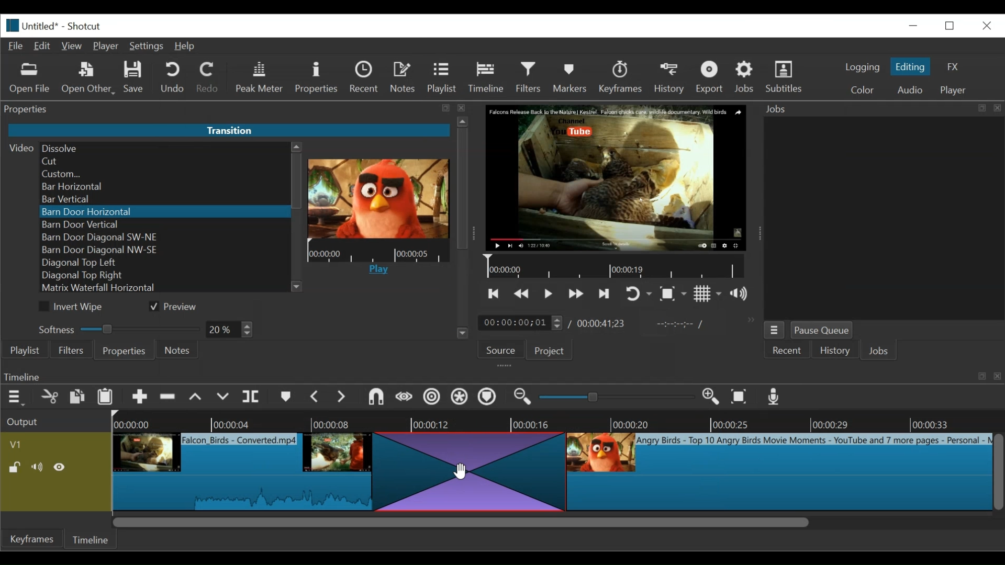 The image size is (1005, 565). Describe the element at coordinates (74, 307) in the screenshot. I see `(un)check Invite Wipe` at that location.